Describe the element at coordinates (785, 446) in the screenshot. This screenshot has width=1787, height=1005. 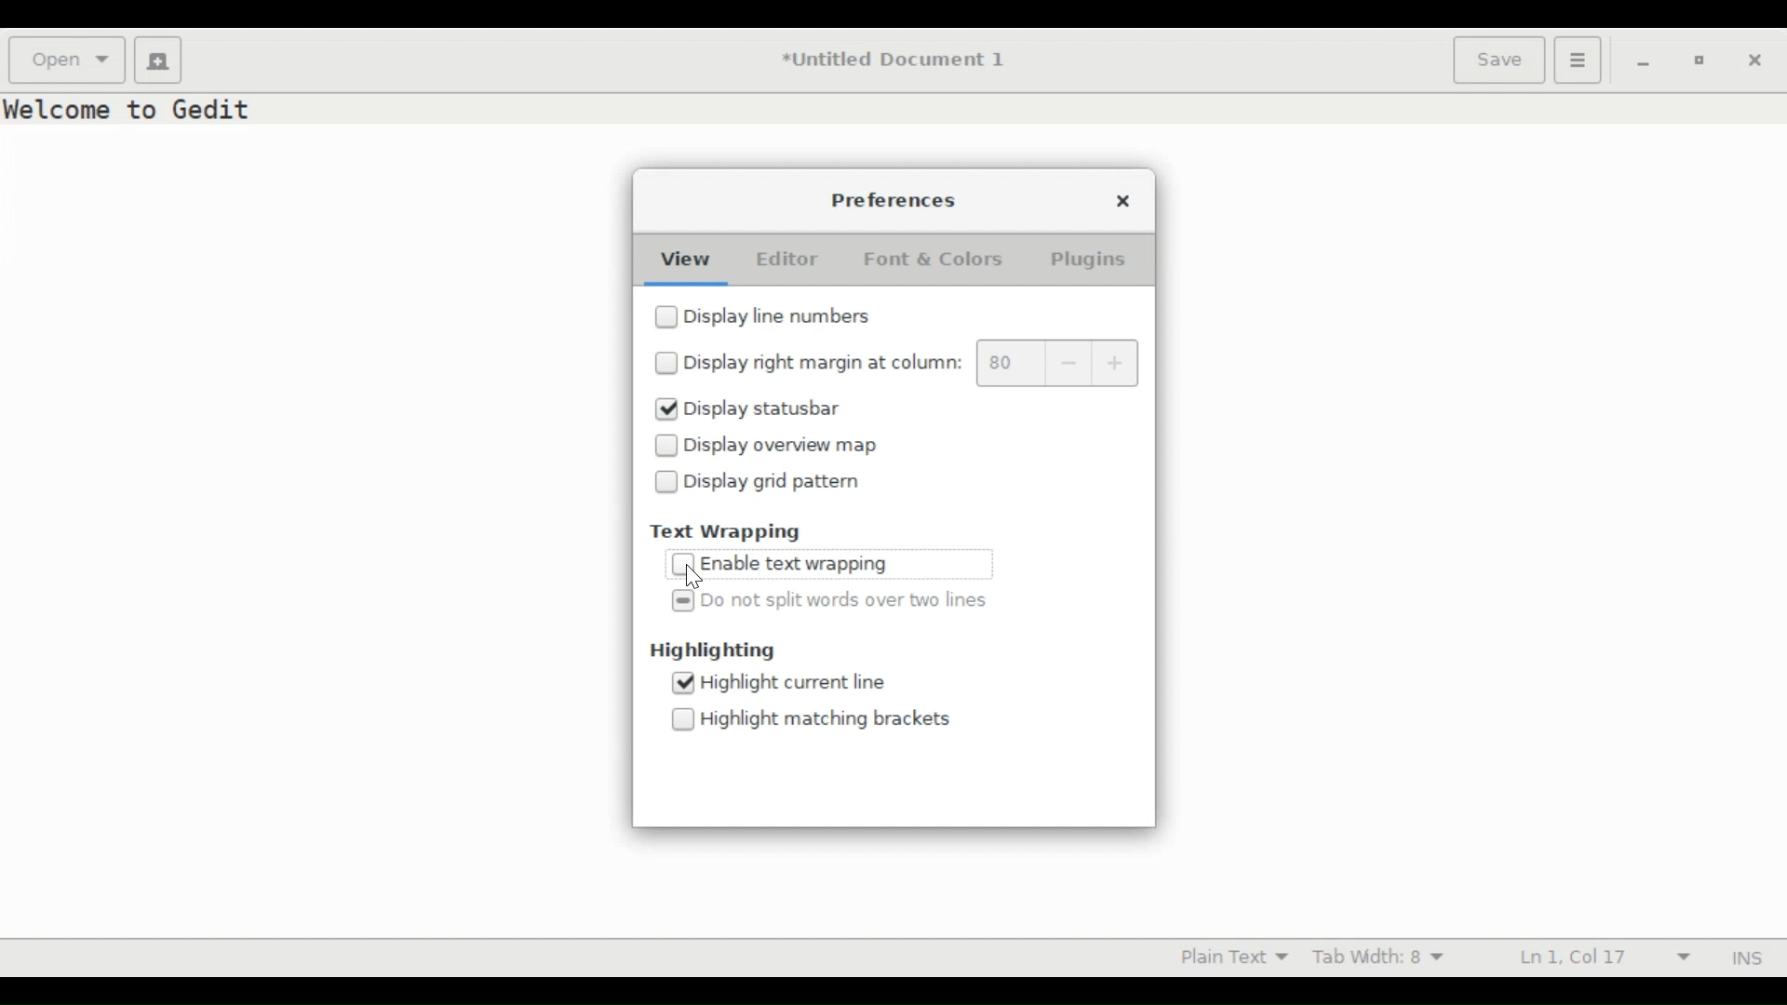
I see `Display overview map` at that location.